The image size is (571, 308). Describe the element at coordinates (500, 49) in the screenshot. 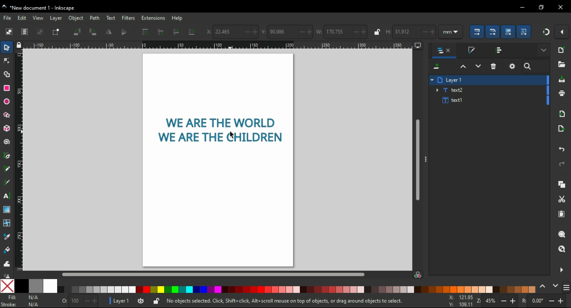

I see `align and distribute` at that location.